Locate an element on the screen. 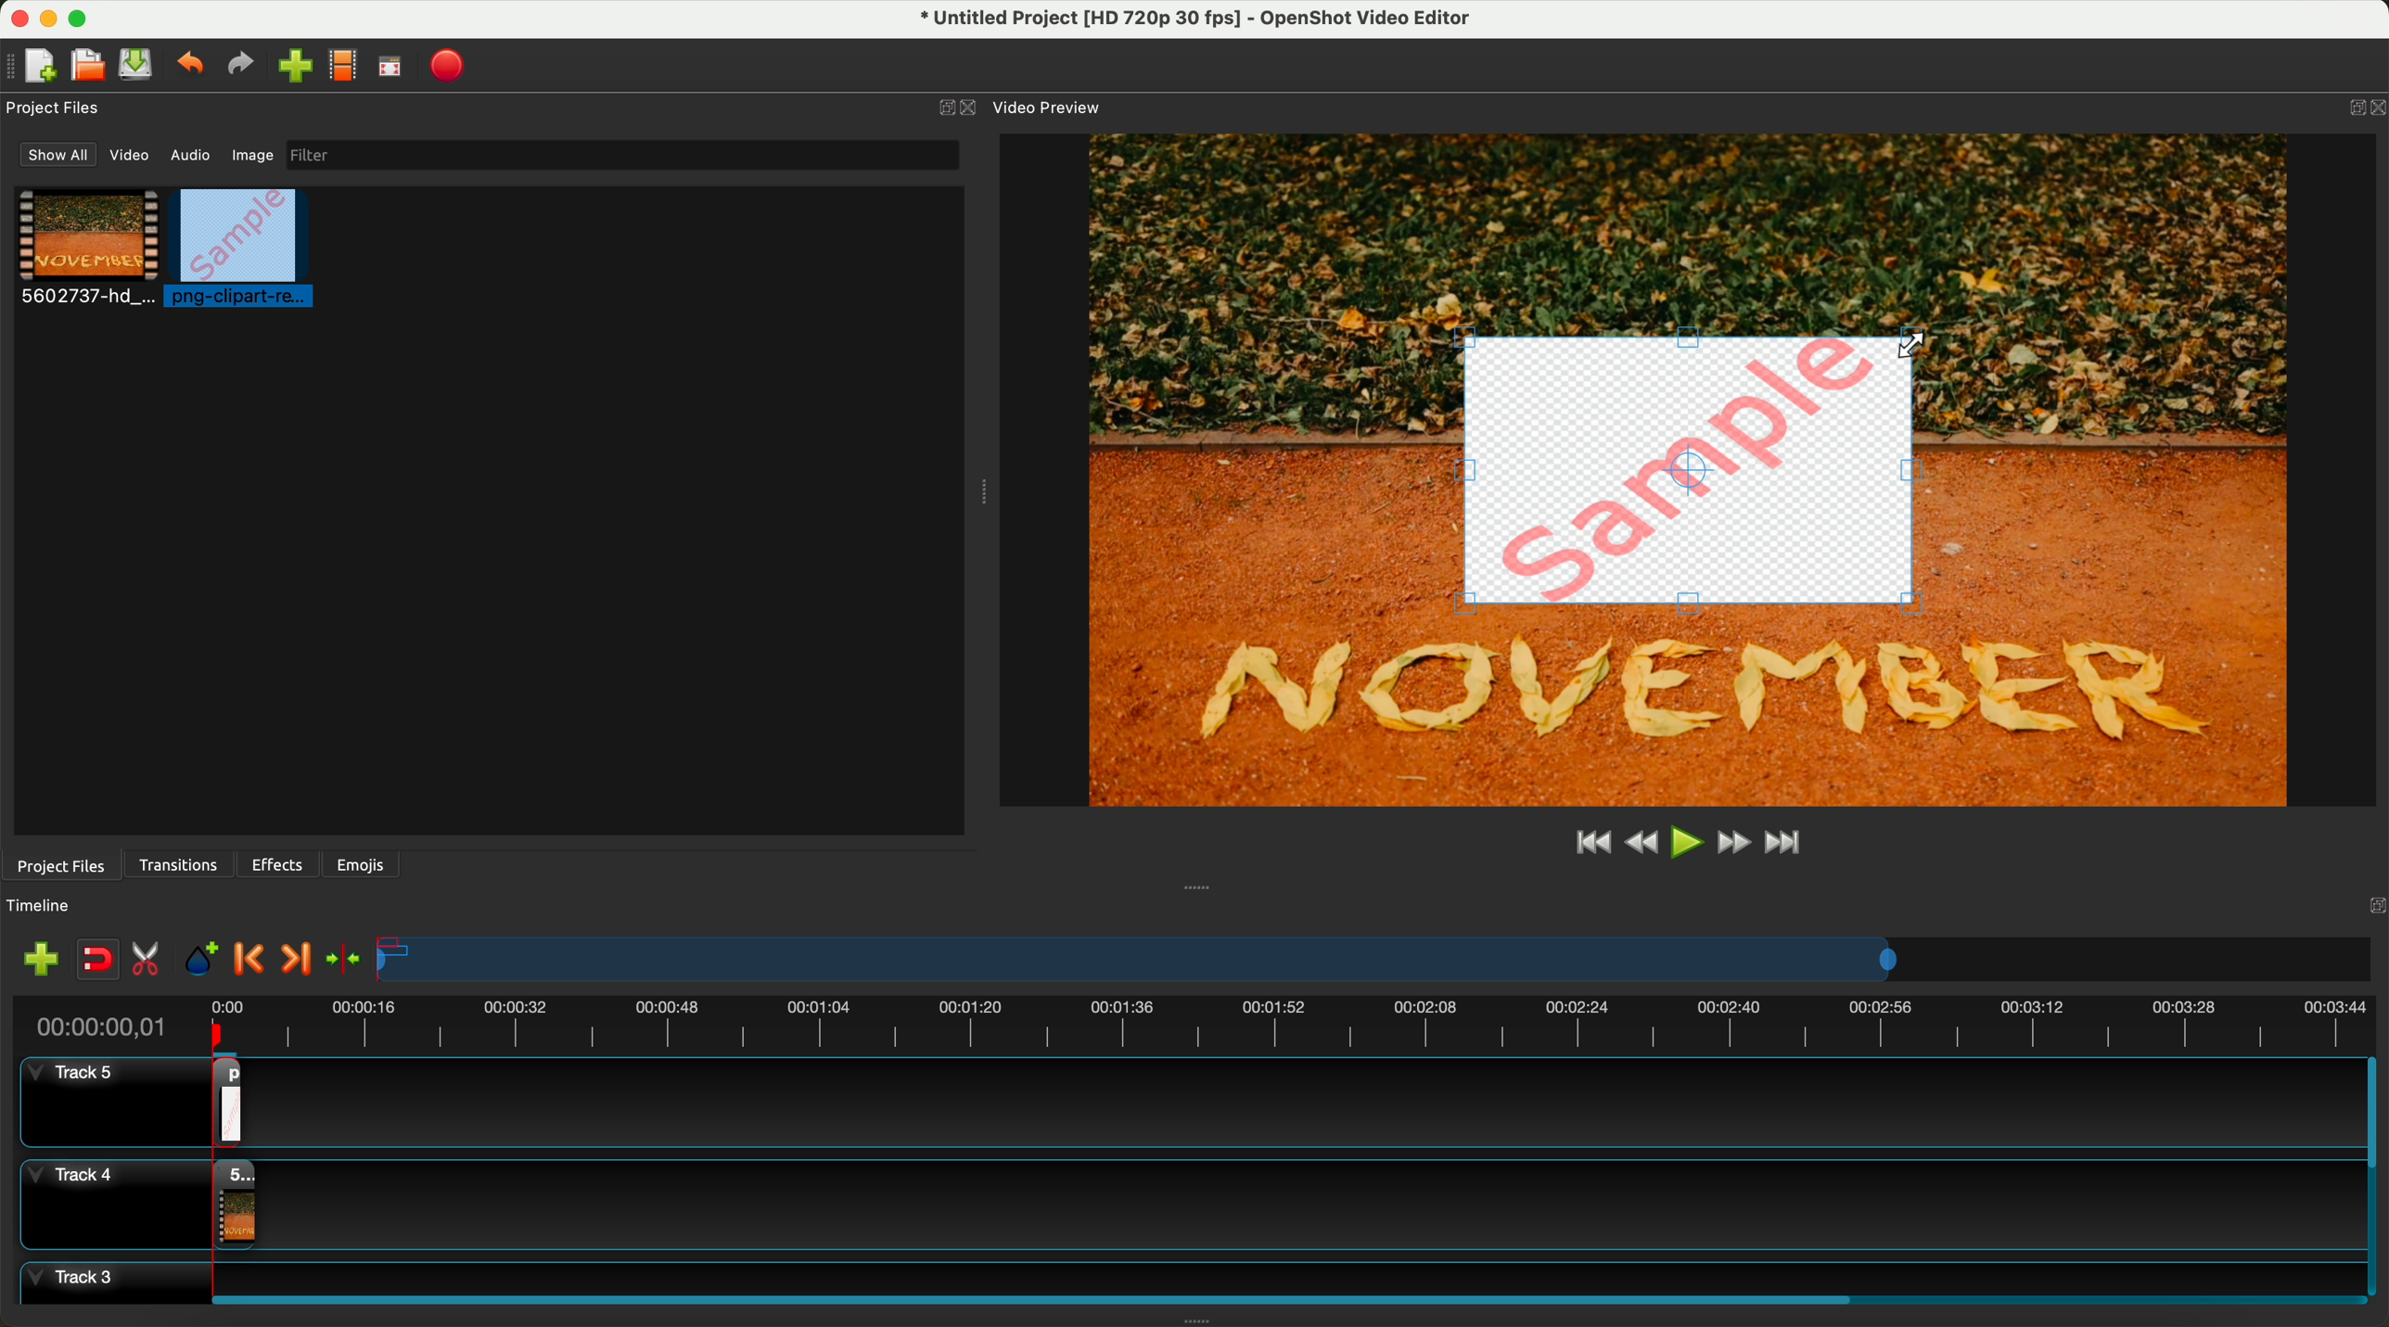 The image size is (2389, 1327). open project is located at coordinates (86, 67).